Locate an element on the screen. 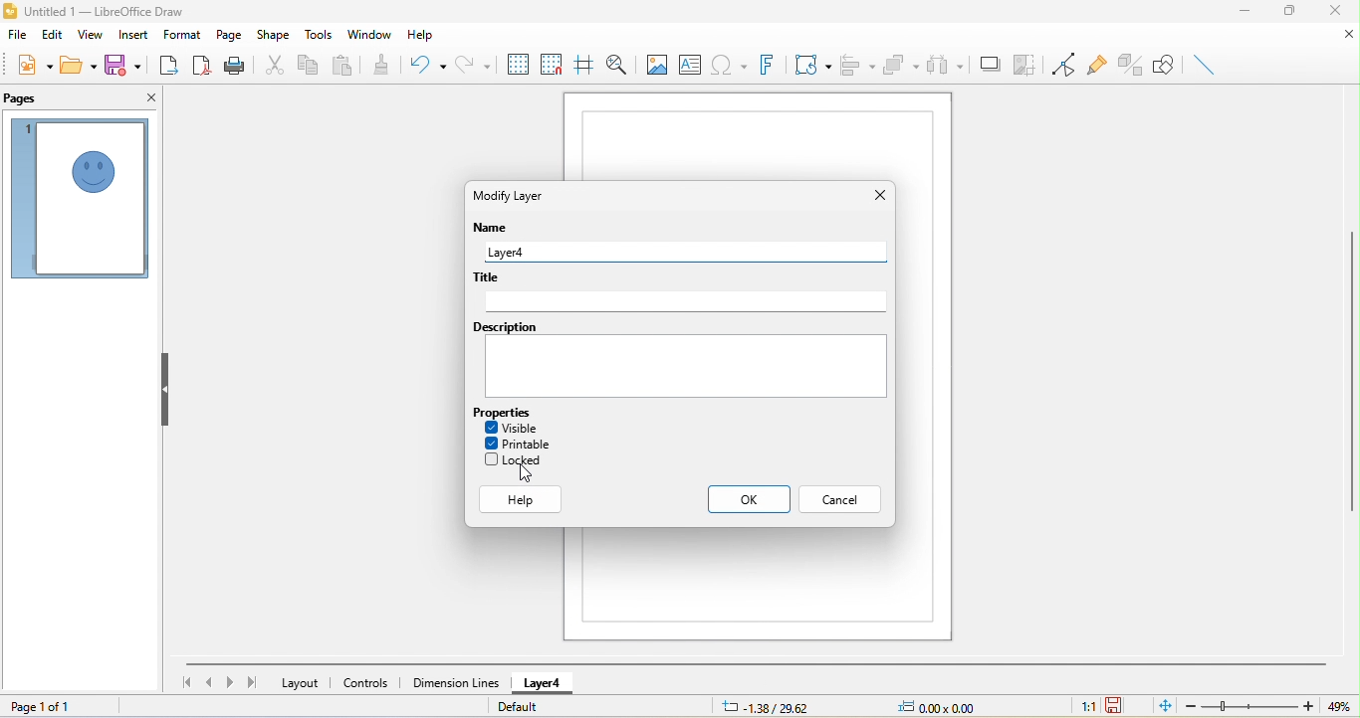  page is located at coordinates (228, 36).